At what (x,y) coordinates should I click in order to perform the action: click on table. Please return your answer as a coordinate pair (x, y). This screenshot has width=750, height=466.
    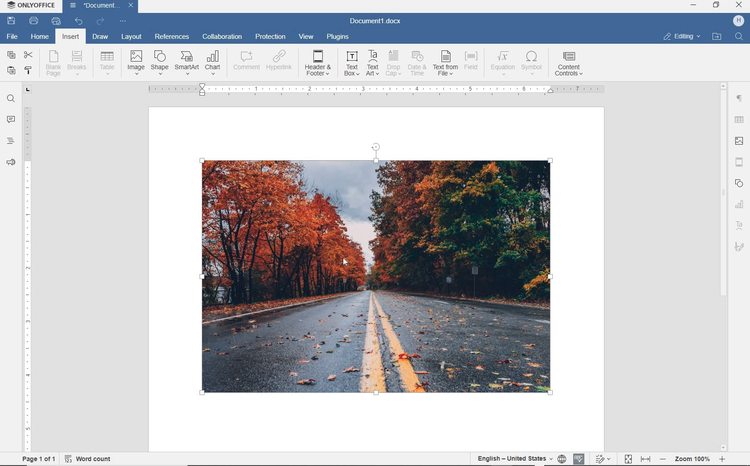
    Looking at the image, I should click on (741, 119).